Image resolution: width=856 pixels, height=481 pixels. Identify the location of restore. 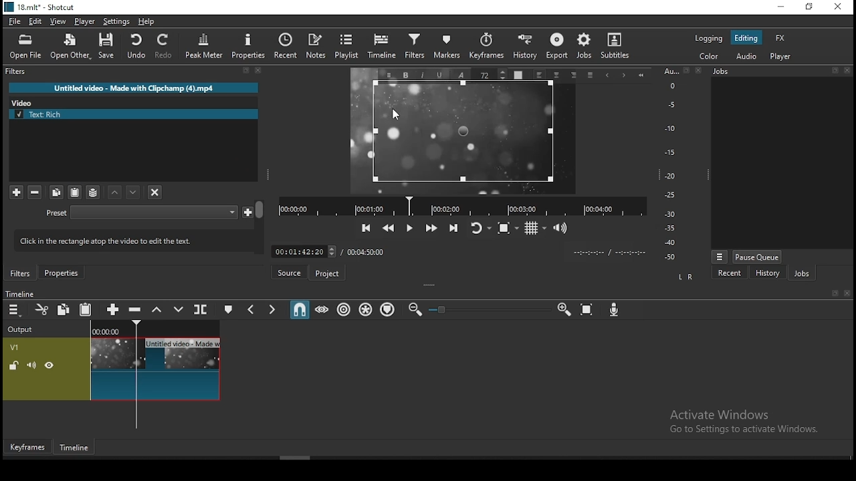
(811, 6).